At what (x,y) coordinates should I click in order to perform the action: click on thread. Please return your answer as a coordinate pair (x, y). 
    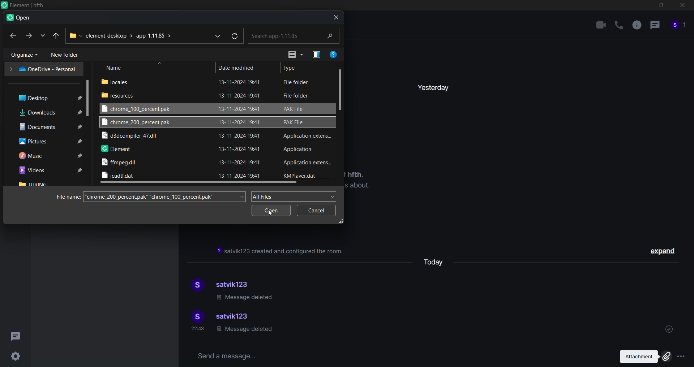
    Looking at the image, I should click on (655, 26).